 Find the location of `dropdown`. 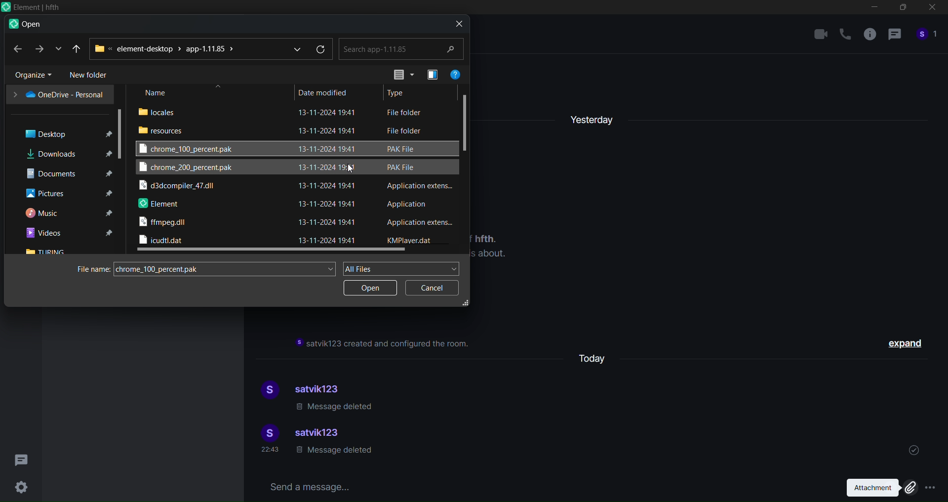

dropdown is located at coordinates (294, 48).